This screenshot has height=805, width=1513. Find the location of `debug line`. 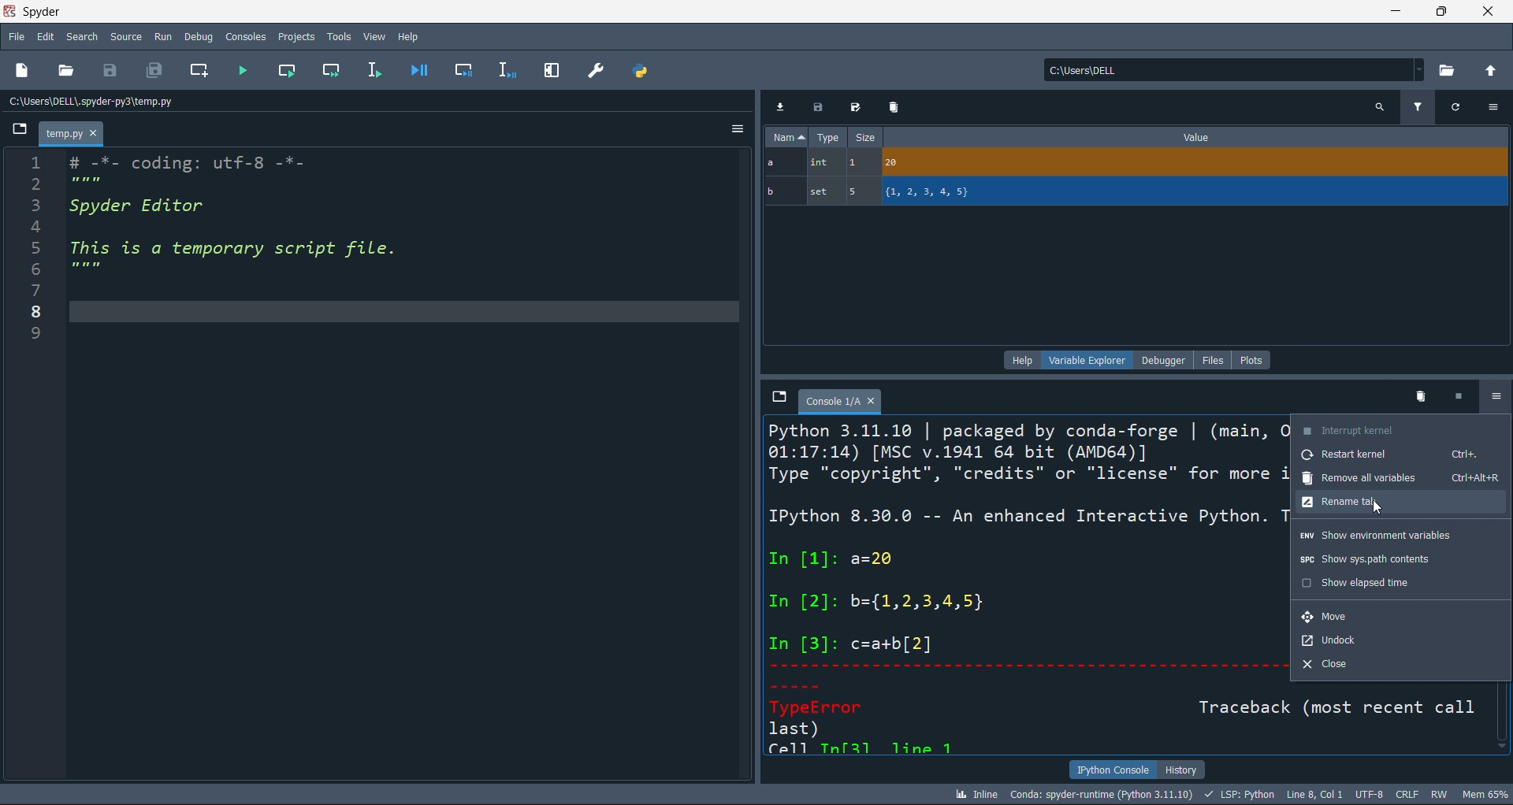

debug line is located at coordinates (504, 69).